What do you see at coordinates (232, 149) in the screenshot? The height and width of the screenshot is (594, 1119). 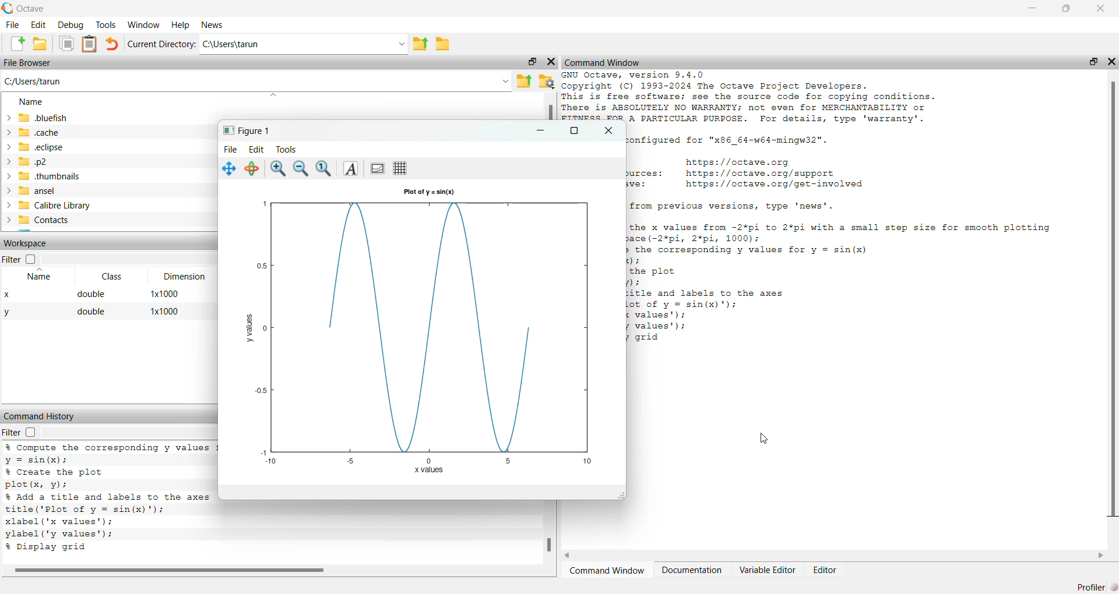 I see `File` at bounding box center [232, 149].